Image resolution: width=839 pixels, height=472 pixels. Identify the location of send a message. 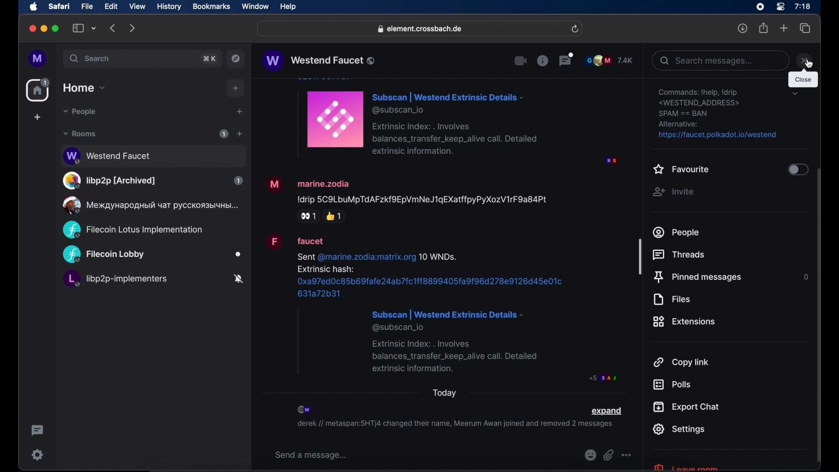
(311, 455).